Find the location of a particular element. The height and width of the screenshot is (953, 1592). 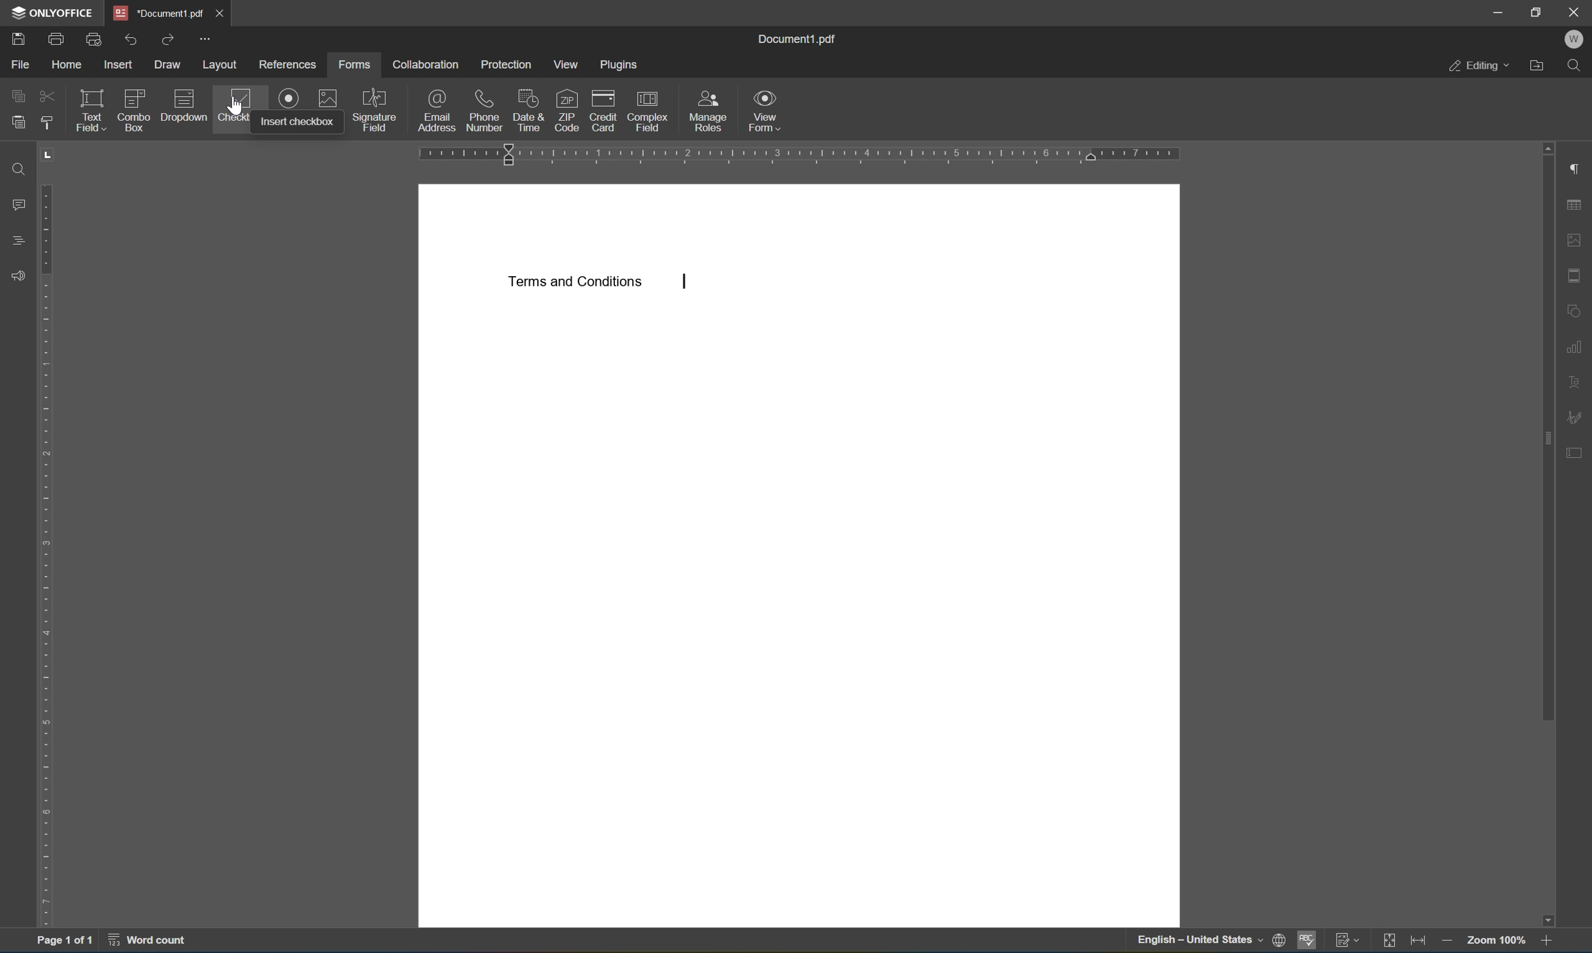

file is located at coordinates (23, 64).